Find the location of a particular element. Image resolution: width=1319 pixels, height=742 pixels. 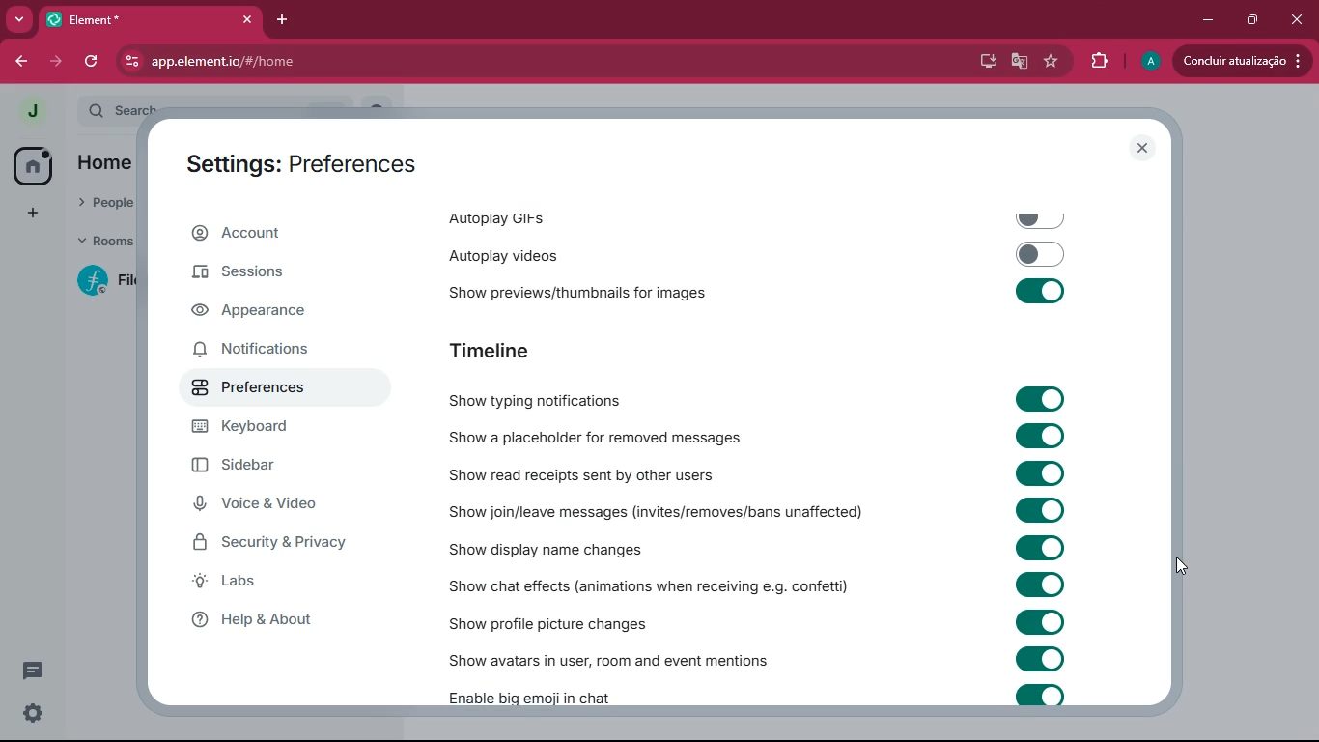

add is located at coordinates (29, 216).